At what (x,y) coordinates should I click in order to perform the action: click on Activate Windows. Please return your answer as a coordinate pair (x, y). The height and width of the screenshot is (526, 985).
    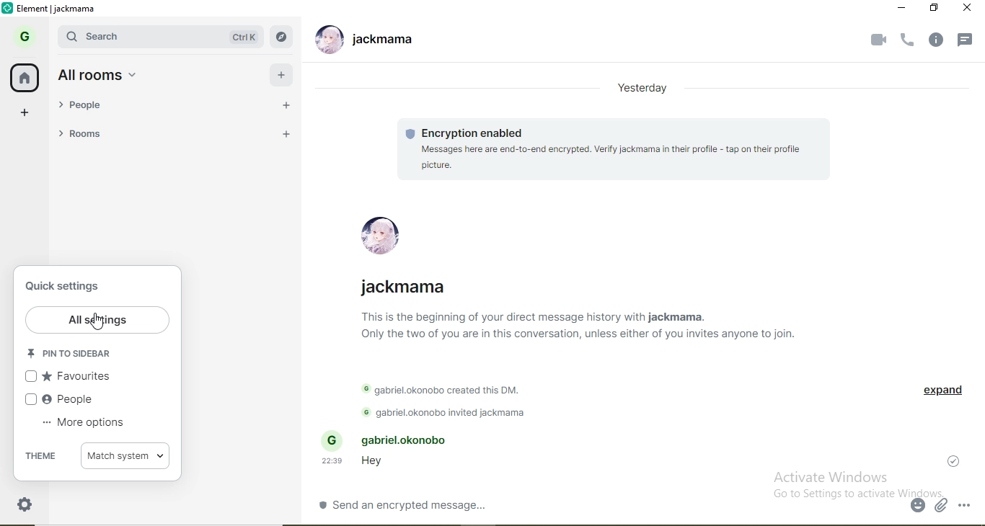
    Looking at the image, I should click on (835, 476).